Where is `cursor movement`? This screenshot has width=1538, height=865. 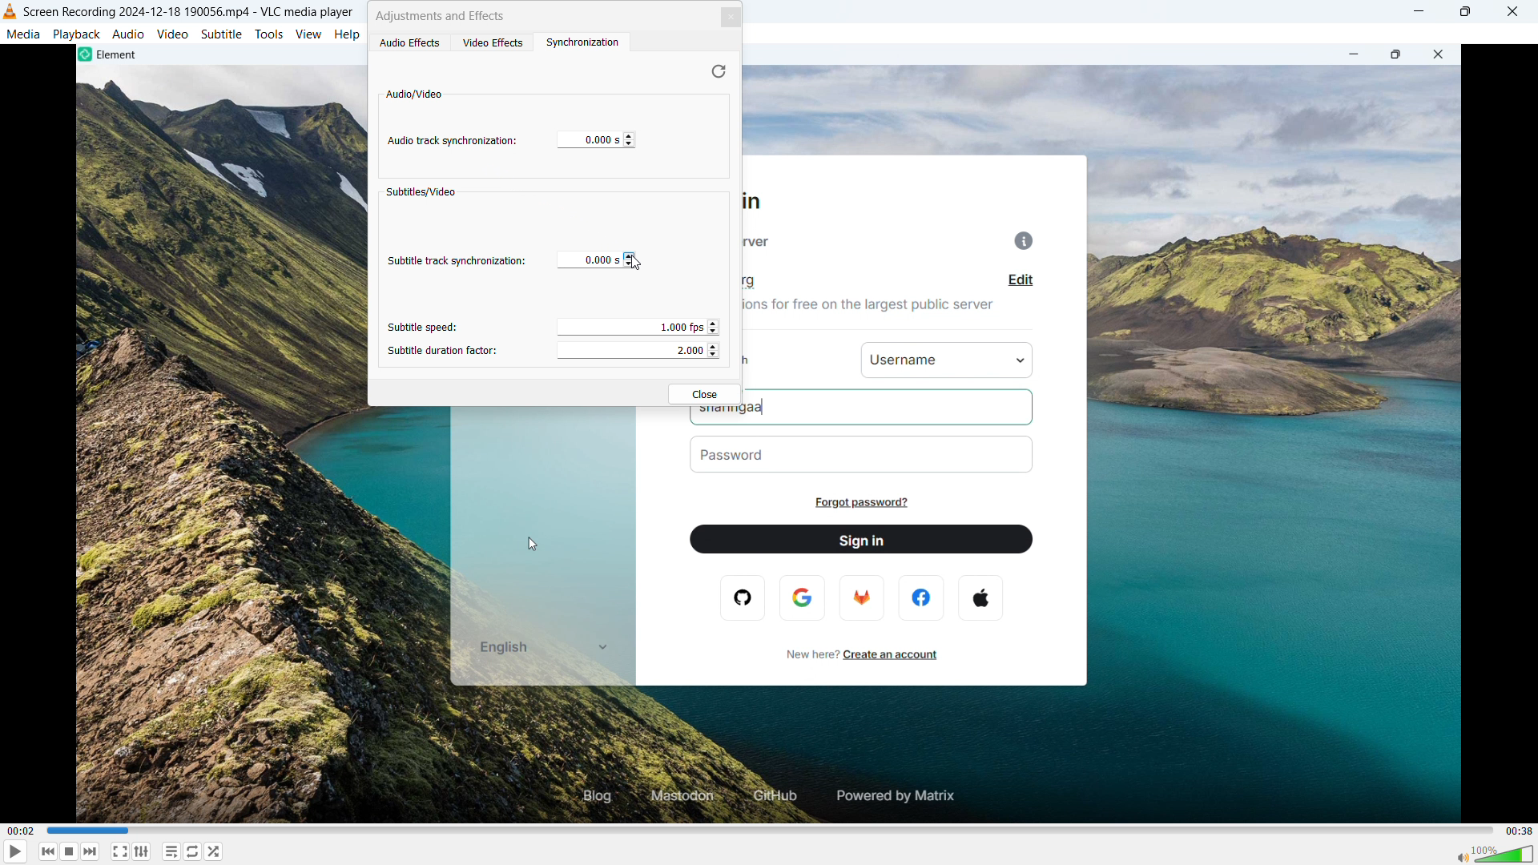
cursor movement is located at coordinates (521, 542).